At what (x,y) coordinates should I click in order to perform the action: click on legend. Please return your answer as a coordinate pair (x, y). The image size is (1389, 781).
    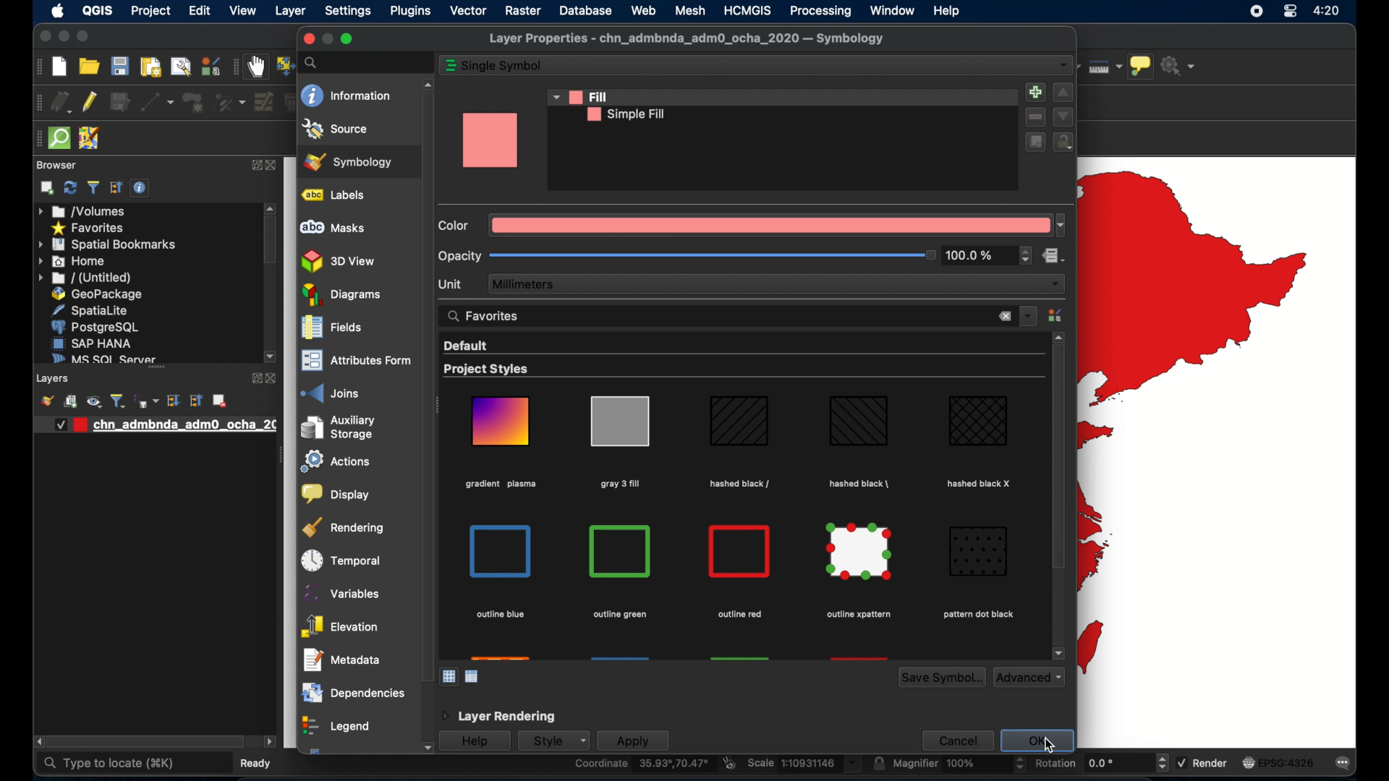
    Looking at the image, I should click on (335, 727).